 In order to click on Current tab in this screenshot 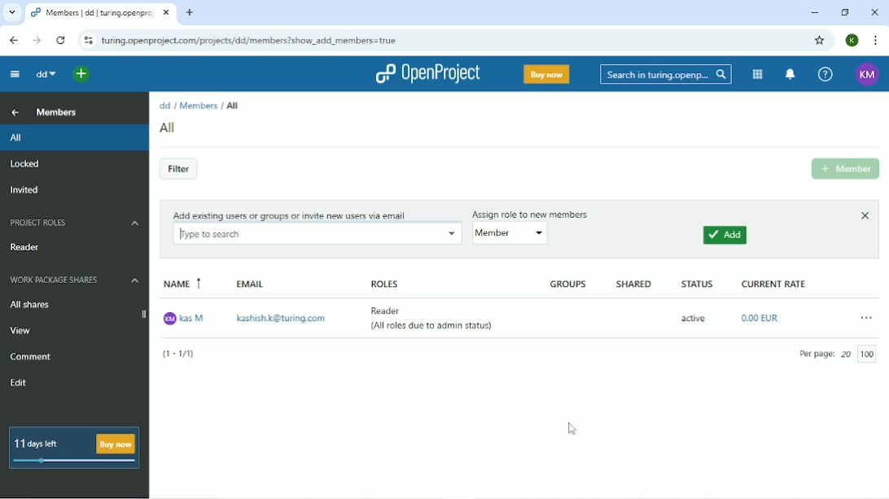, I will do `click(100, 12)`.